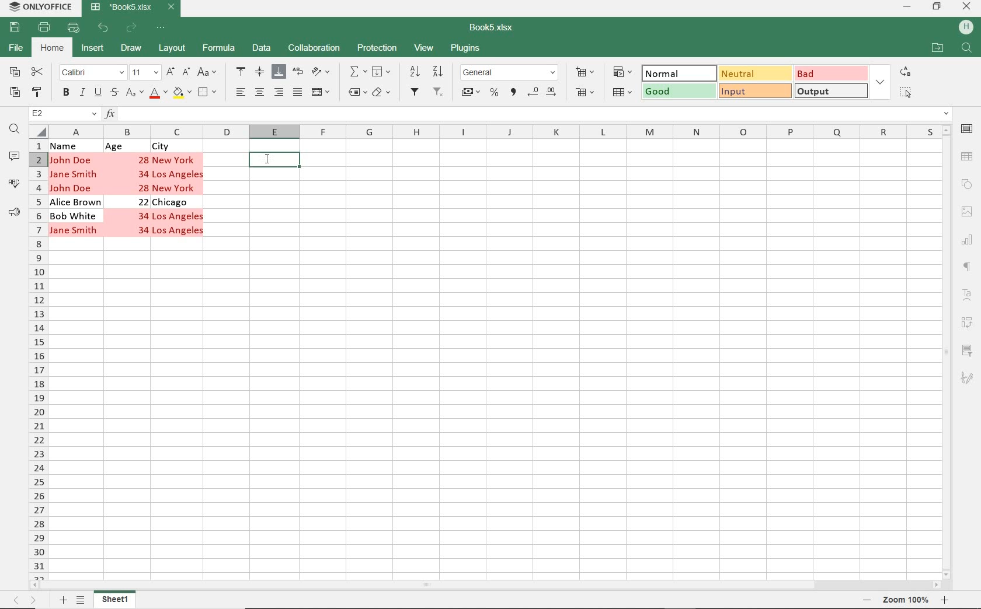  What do you see at coordinates (906, 6) in the screenshot?
I see `MINIMIZE` at bounding box center [906, 6].